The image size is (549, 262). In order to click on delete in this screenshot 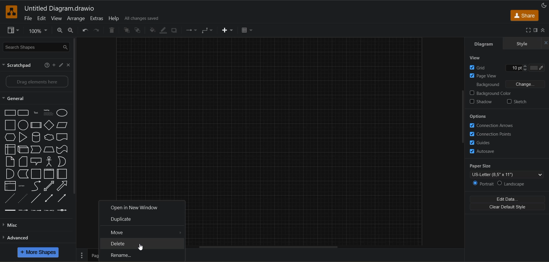, I will do `click(112, 31)`.